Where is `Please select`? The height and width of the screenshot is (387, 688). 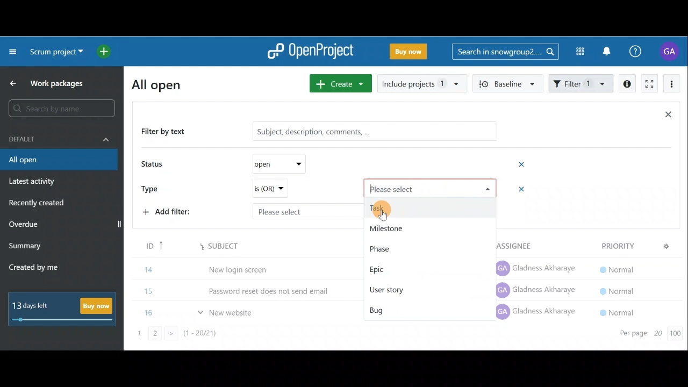 Please select is located at coordinates (286, 210).